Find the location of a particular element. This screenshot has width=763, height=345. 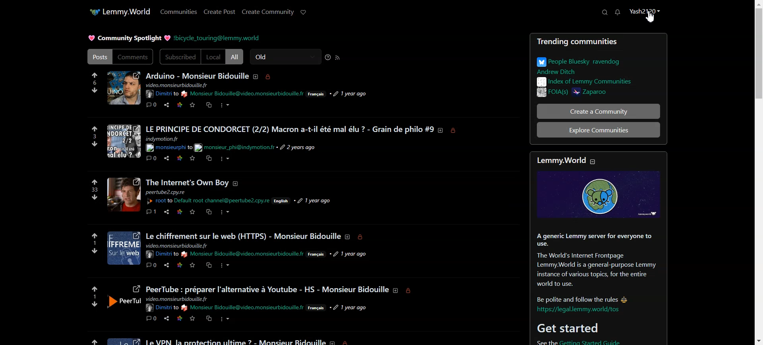

text is located at coordinates (235, 340).